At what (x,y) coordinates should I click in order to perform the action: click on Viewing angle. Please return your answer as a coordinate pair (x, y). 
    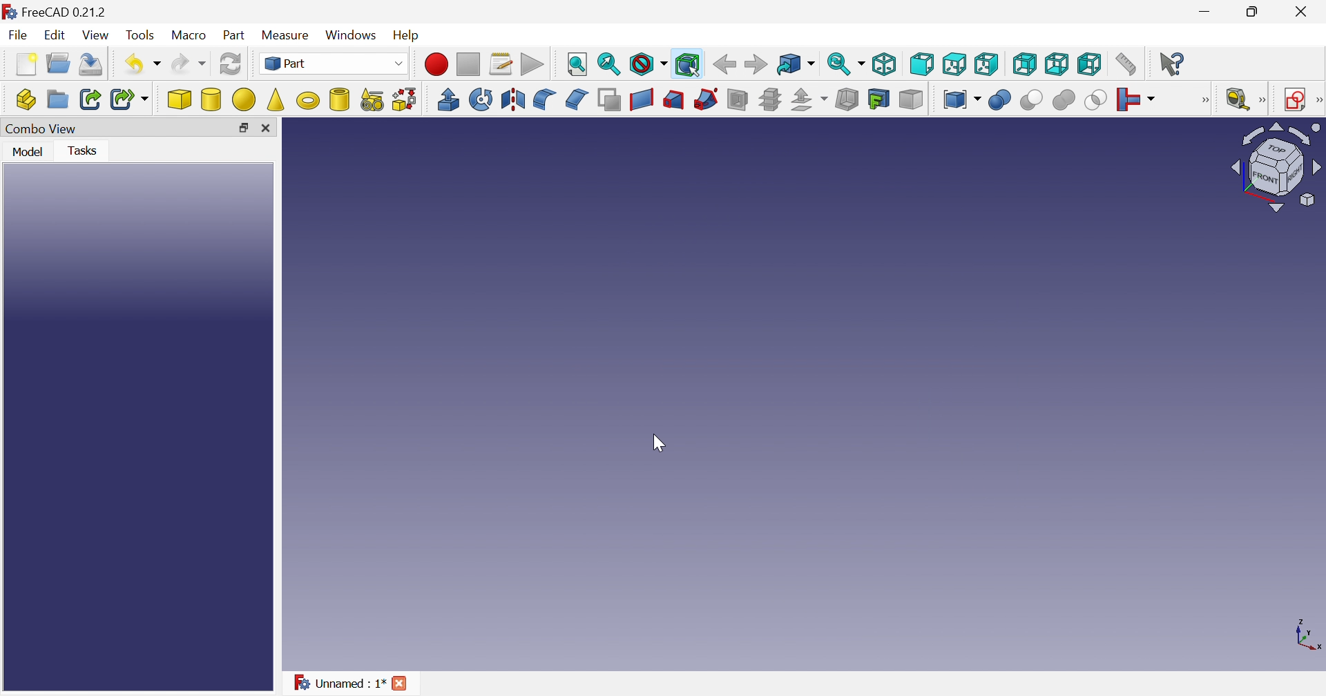
    Looking at the image, I should click on (1276, 168).